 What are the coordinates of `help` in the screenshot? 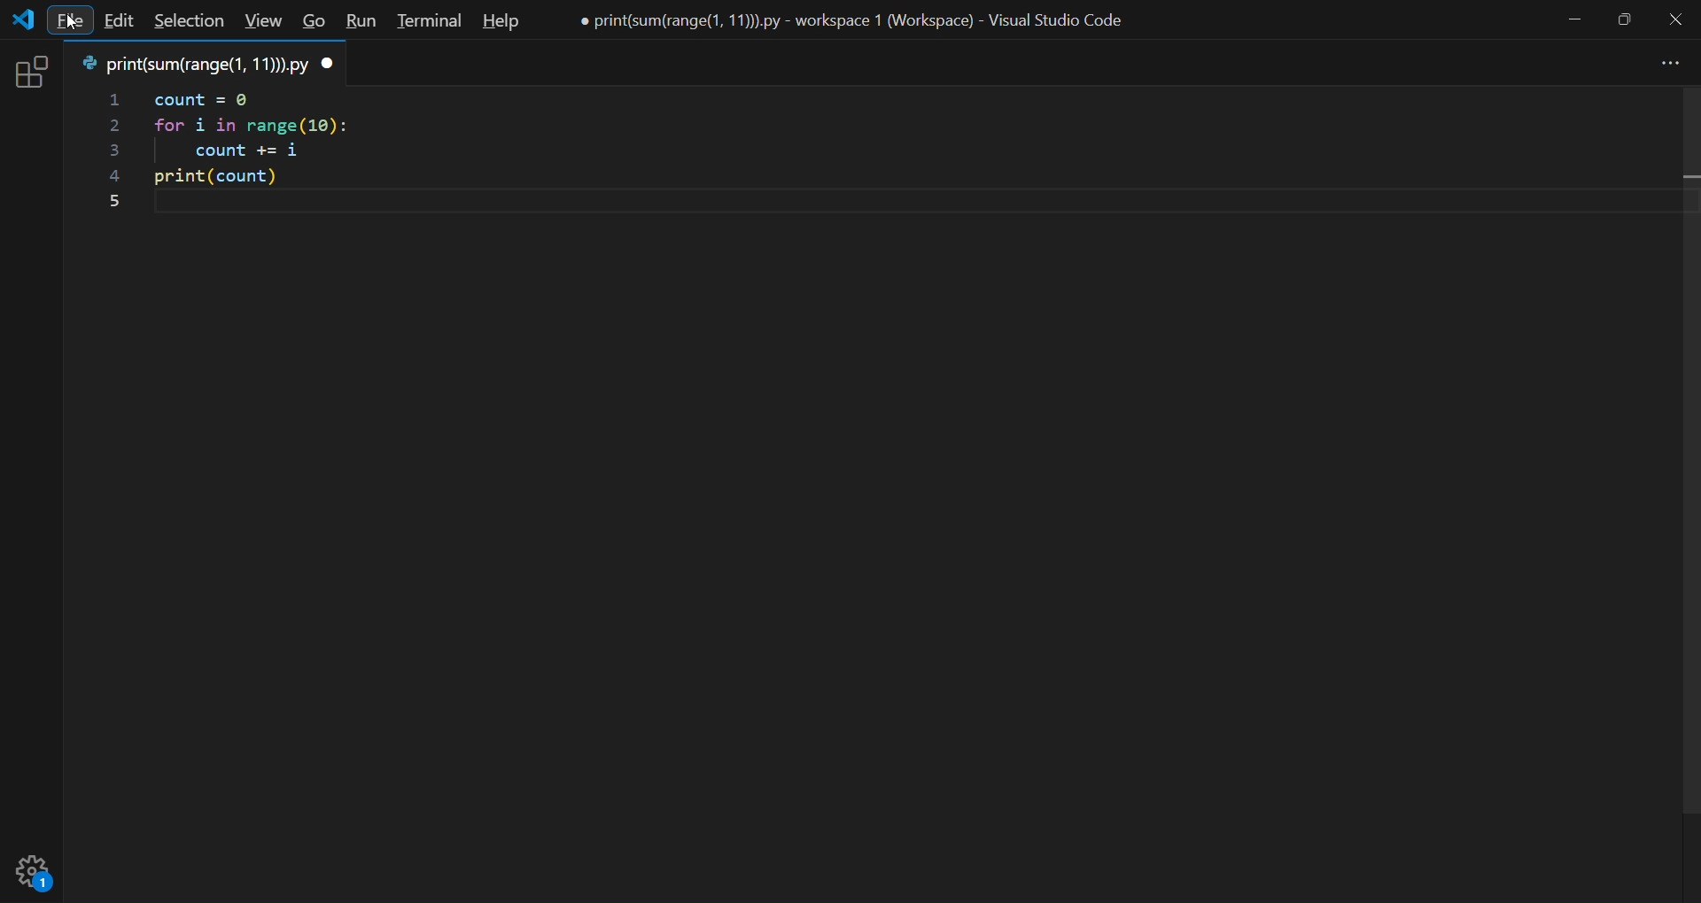 It's located at (497, 22).